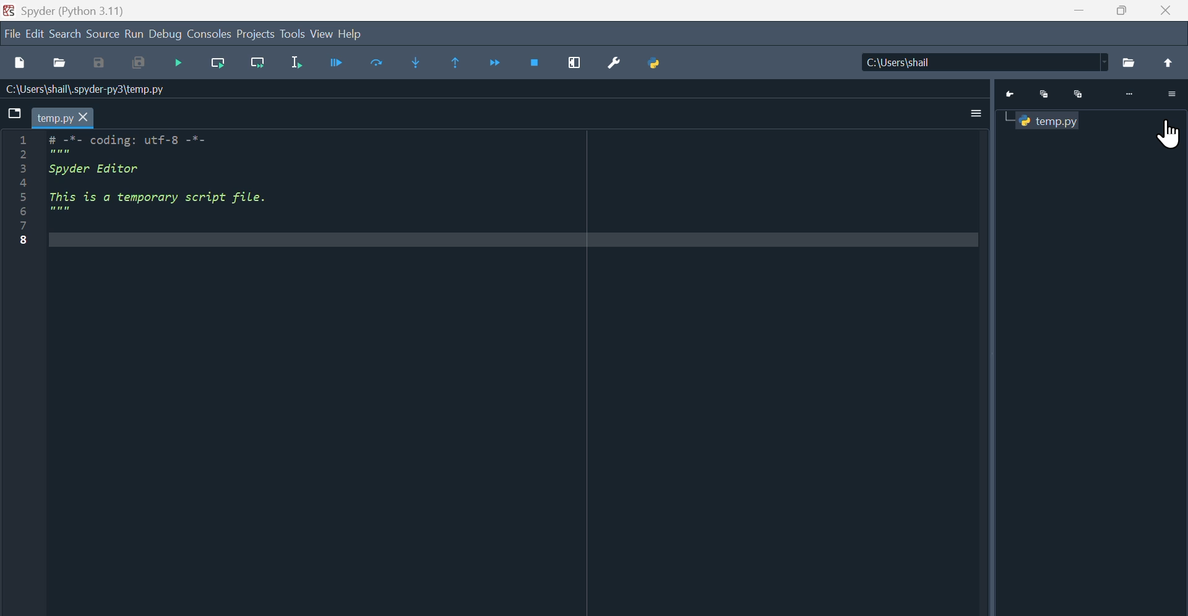  Describe the element at coordinates (976, 112) in the screenshot. I see `More options` at that location.